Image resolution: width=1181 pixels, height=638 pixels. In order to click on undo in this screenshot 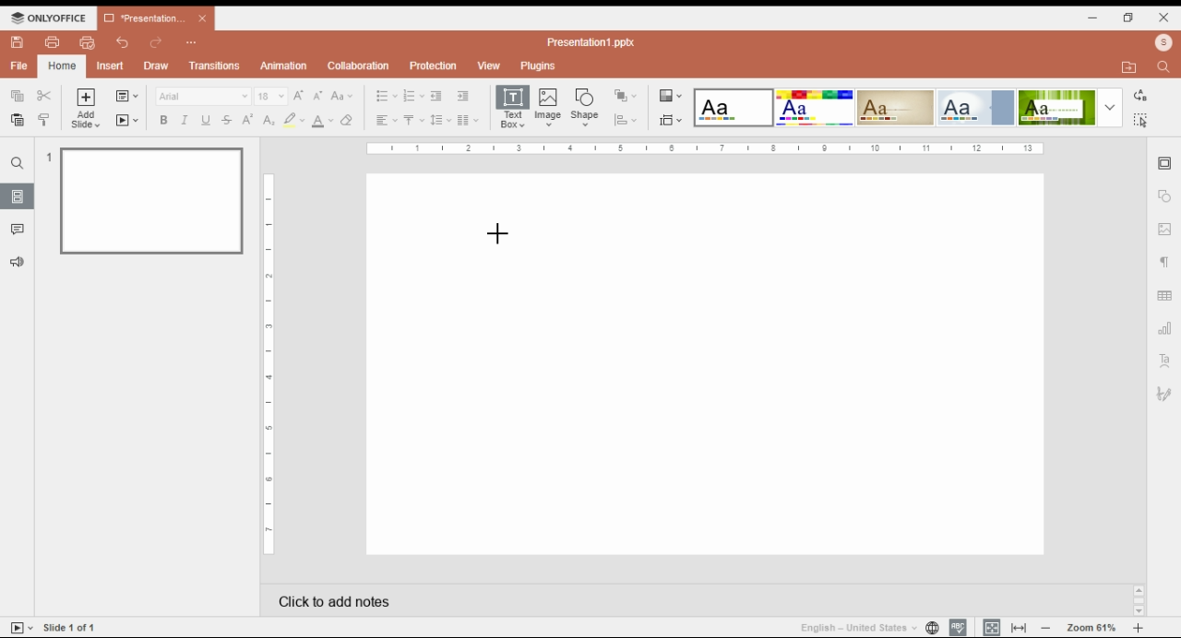, I will do `click(125, 43)`.